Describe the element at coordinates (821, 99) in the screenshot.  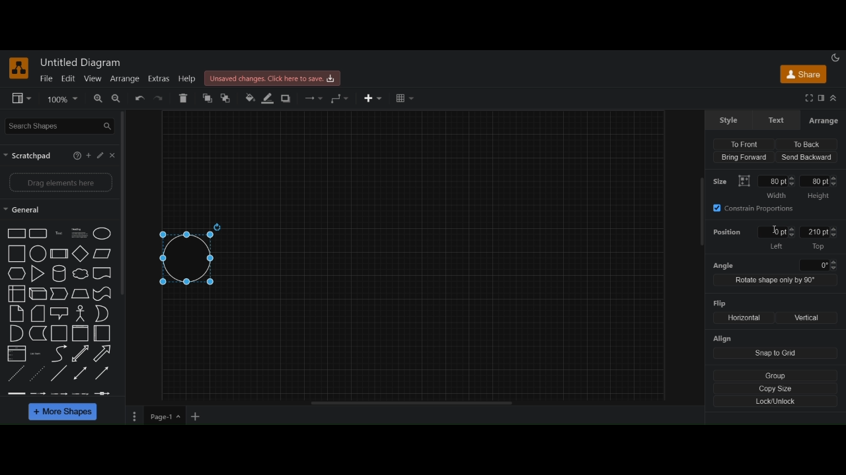
I see `format` at that location.